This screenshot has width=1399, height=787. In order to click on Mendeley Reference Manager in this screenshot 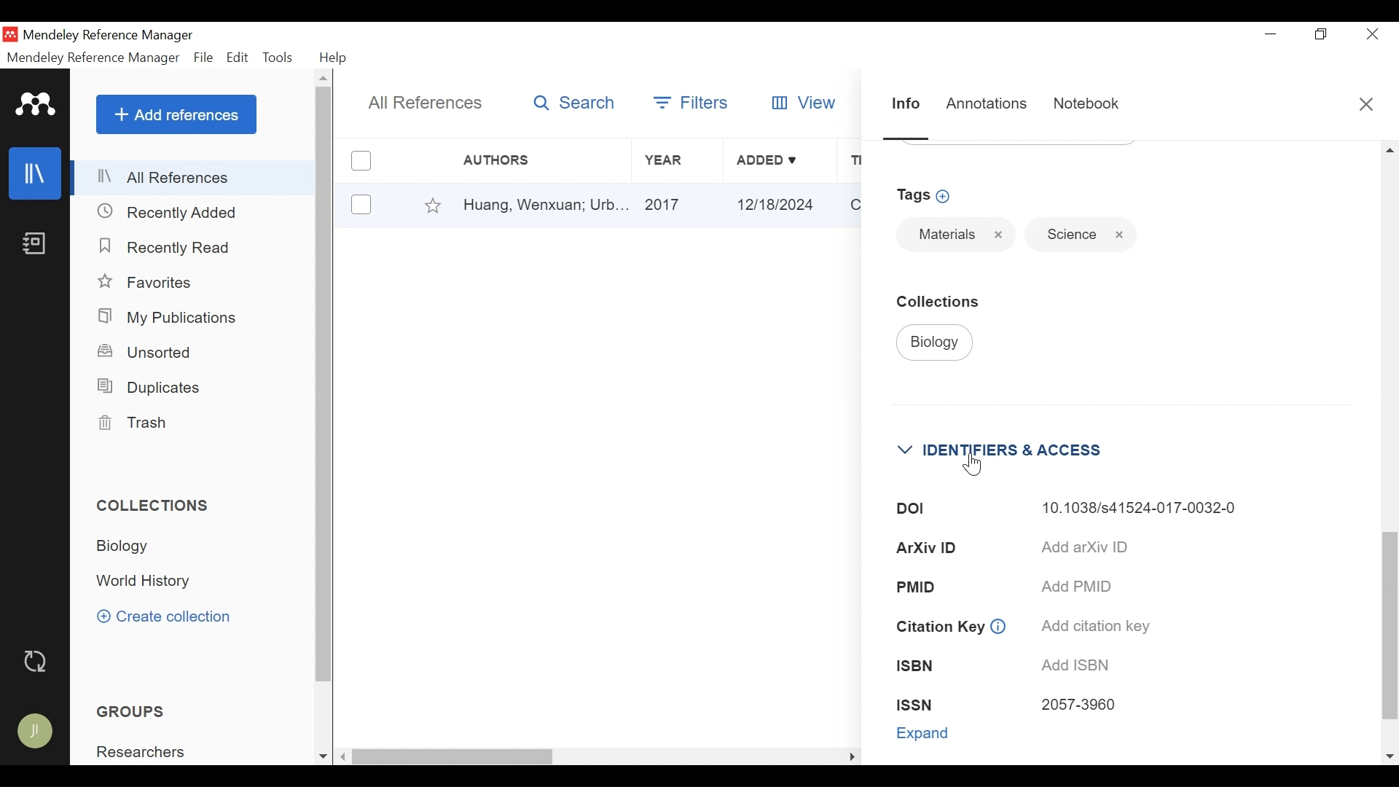, I will do `click(113, 36)`.